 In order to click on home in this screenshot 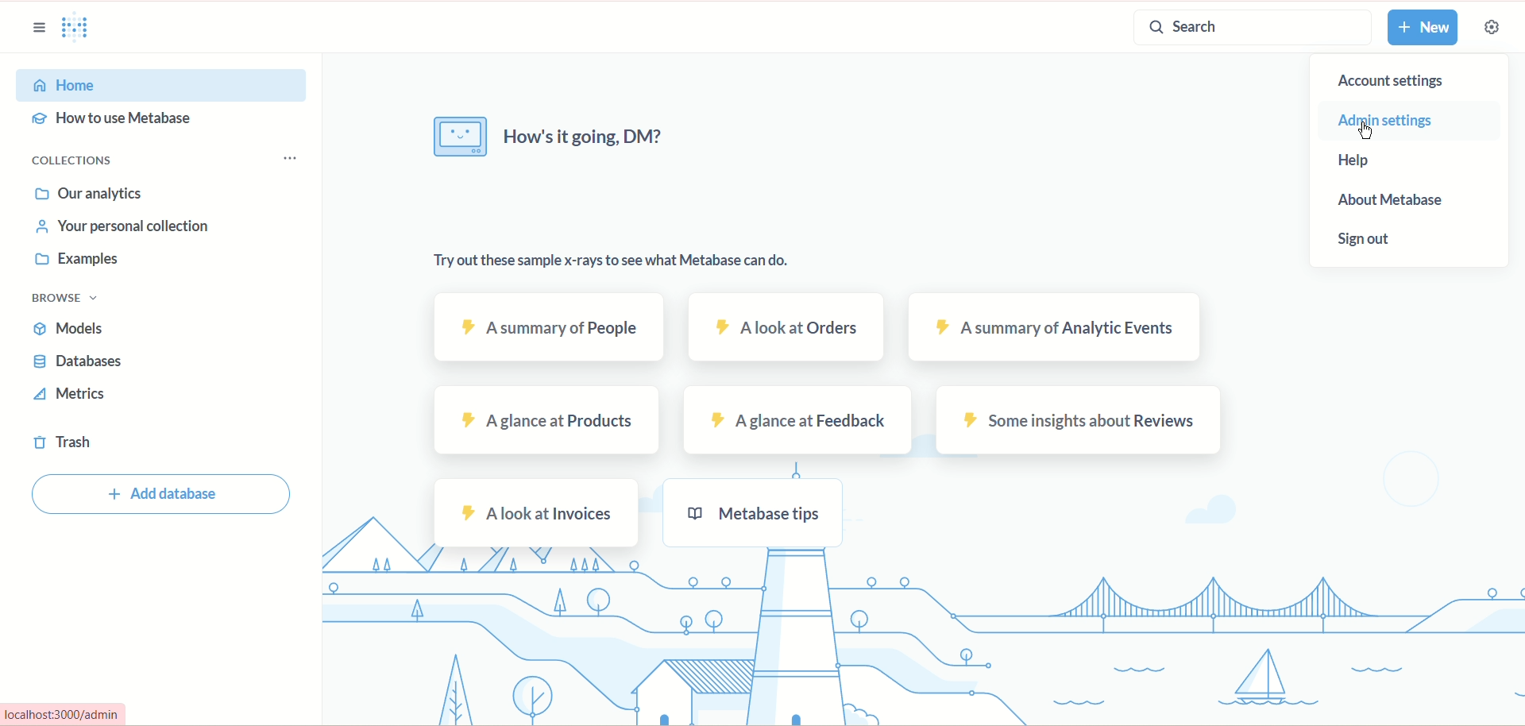, I will do `click(159, 86)`.